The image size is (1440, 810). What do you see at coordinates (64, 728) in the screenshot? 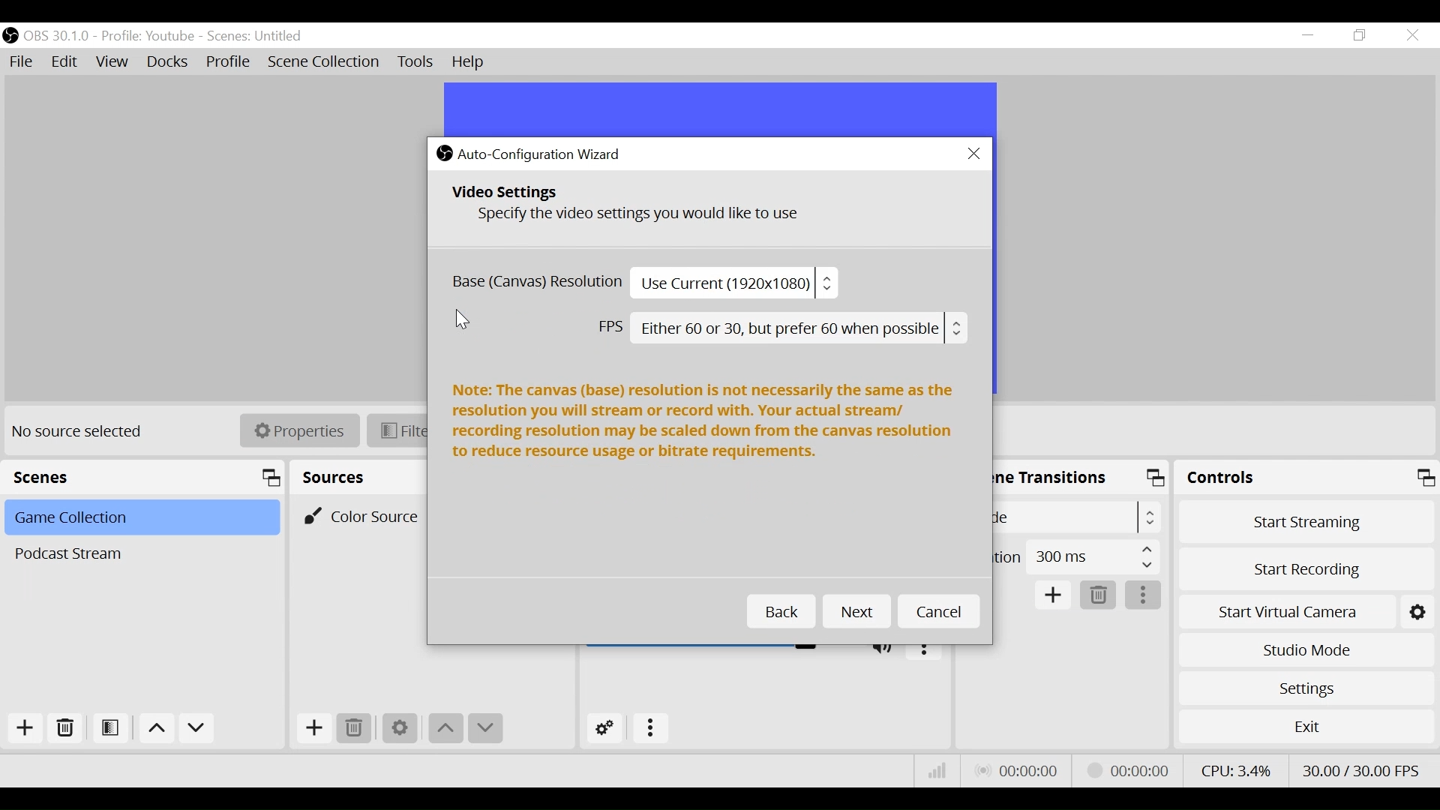
I see `Remove` at bounding box center [64, 728].